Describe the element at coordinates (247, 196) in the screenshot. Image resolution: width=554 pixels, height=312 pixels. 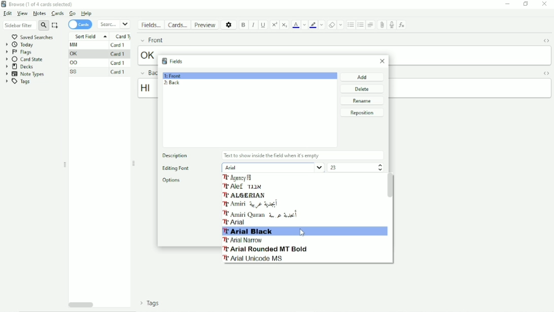
I see `ALGERIAN` at that location.